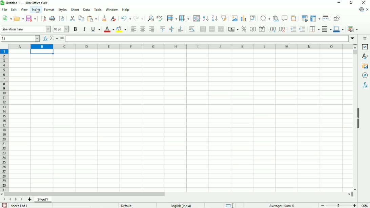 The height and width of the screenshot is (208, 370). What do you see at coordinates (162, 29) in the screenshot?
I see `Align top` at bounding box center [162, 29].